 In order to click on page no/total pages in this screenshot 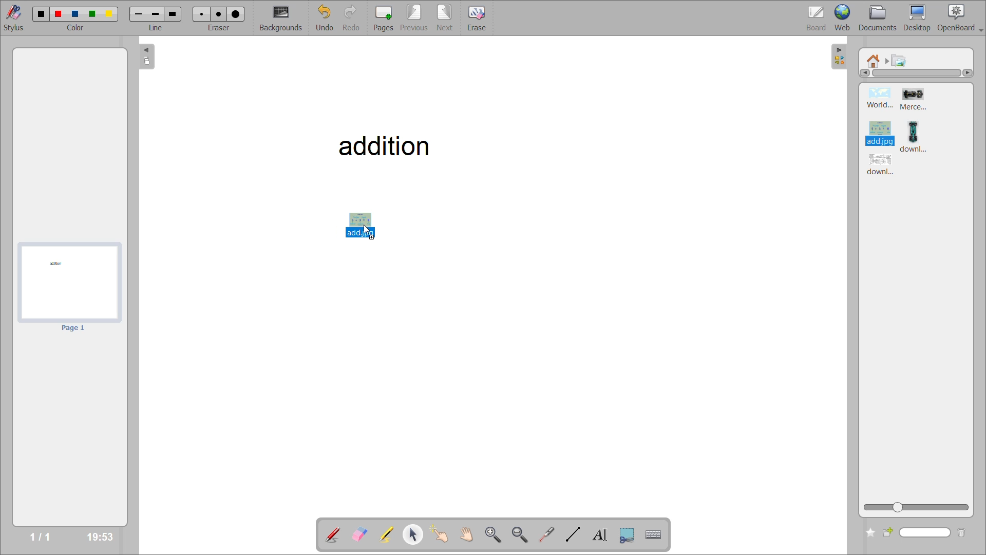, I will do `click(40, 535)`.